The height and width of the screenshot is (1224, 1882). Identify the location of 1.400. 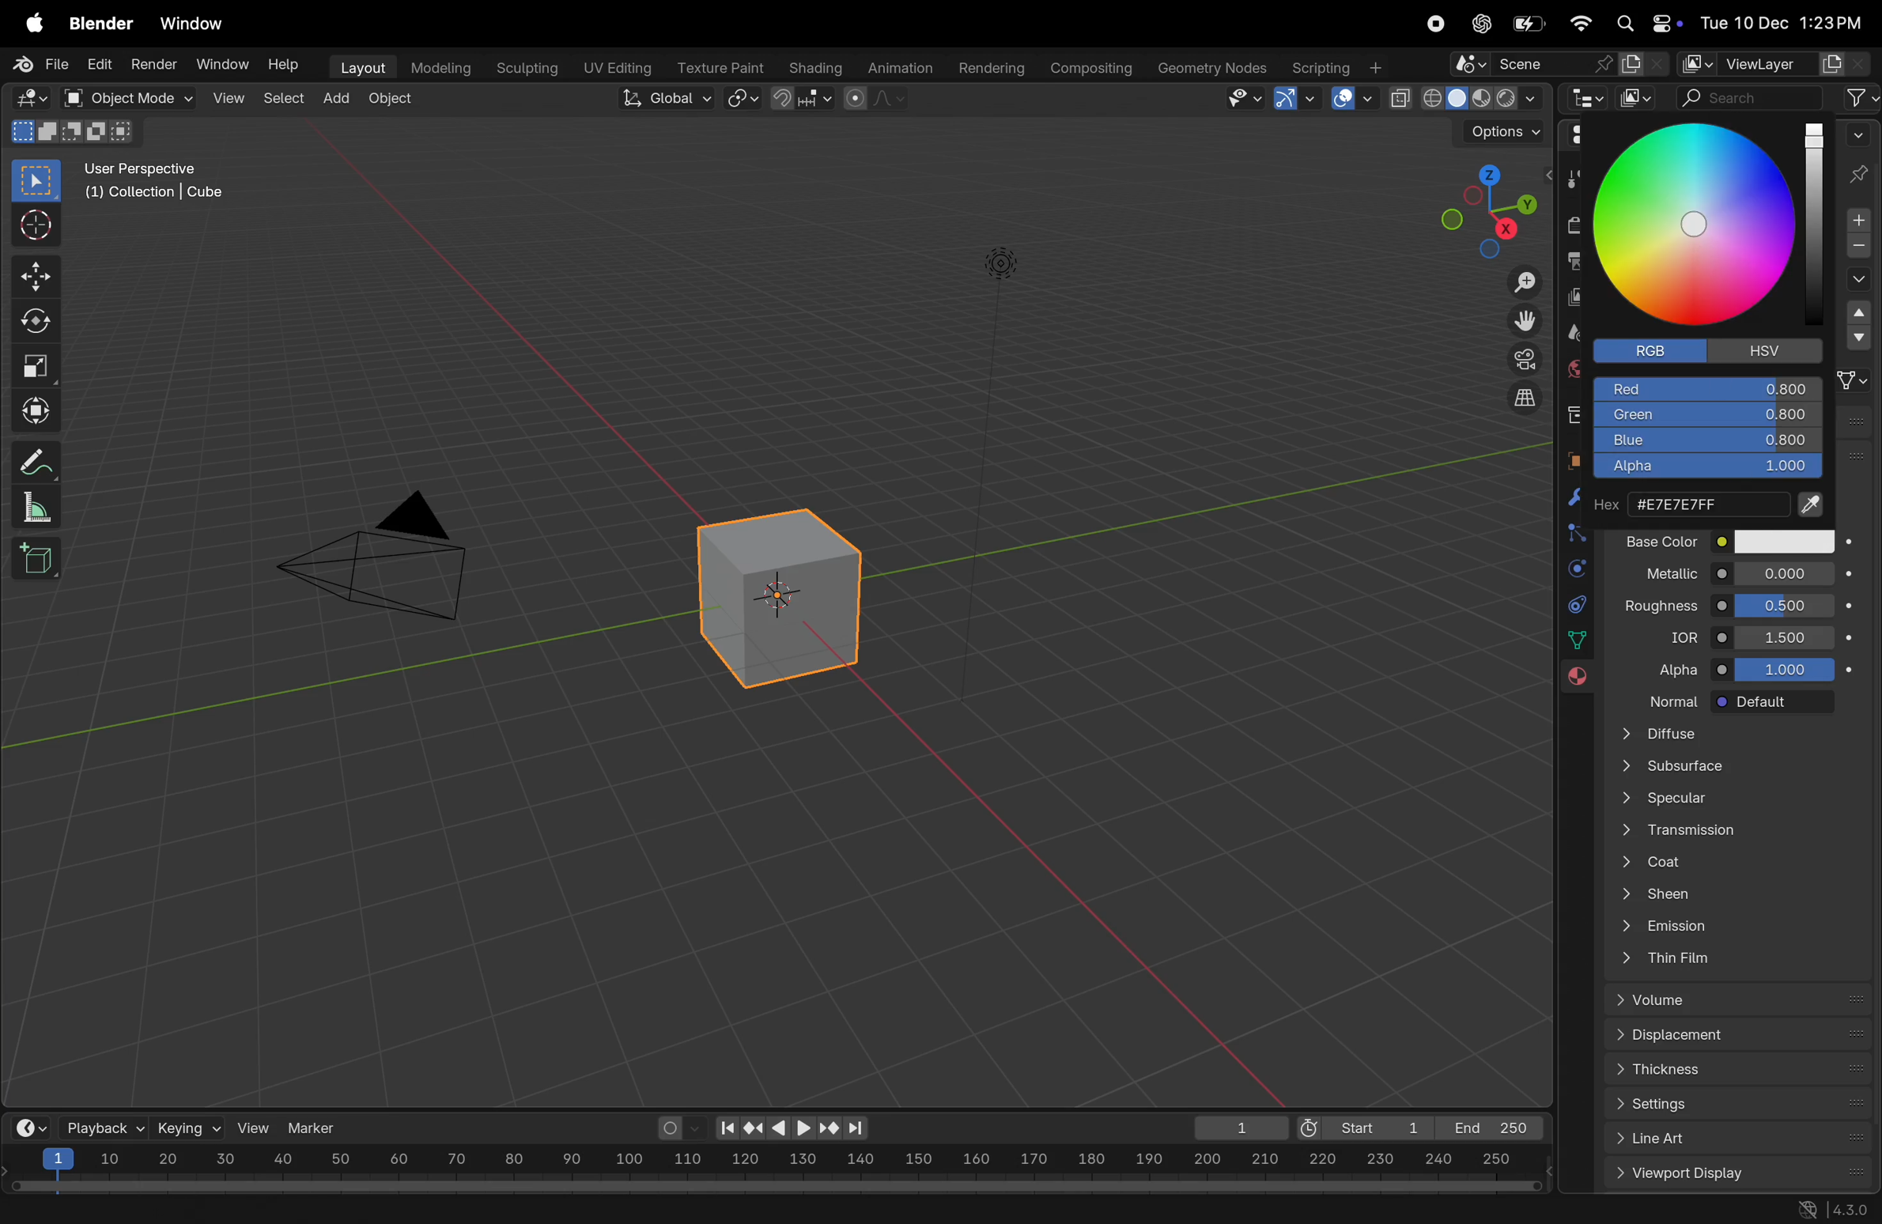
(1789, 636).